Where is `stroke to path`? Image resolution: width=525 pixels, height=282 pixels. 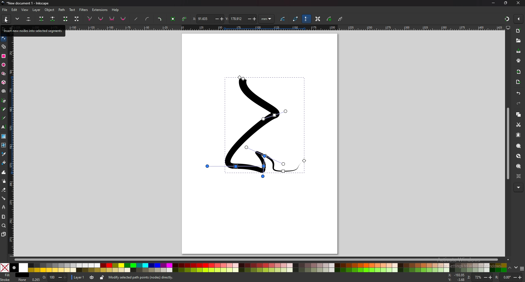
stroke to path is located at coordinates (185, 19).